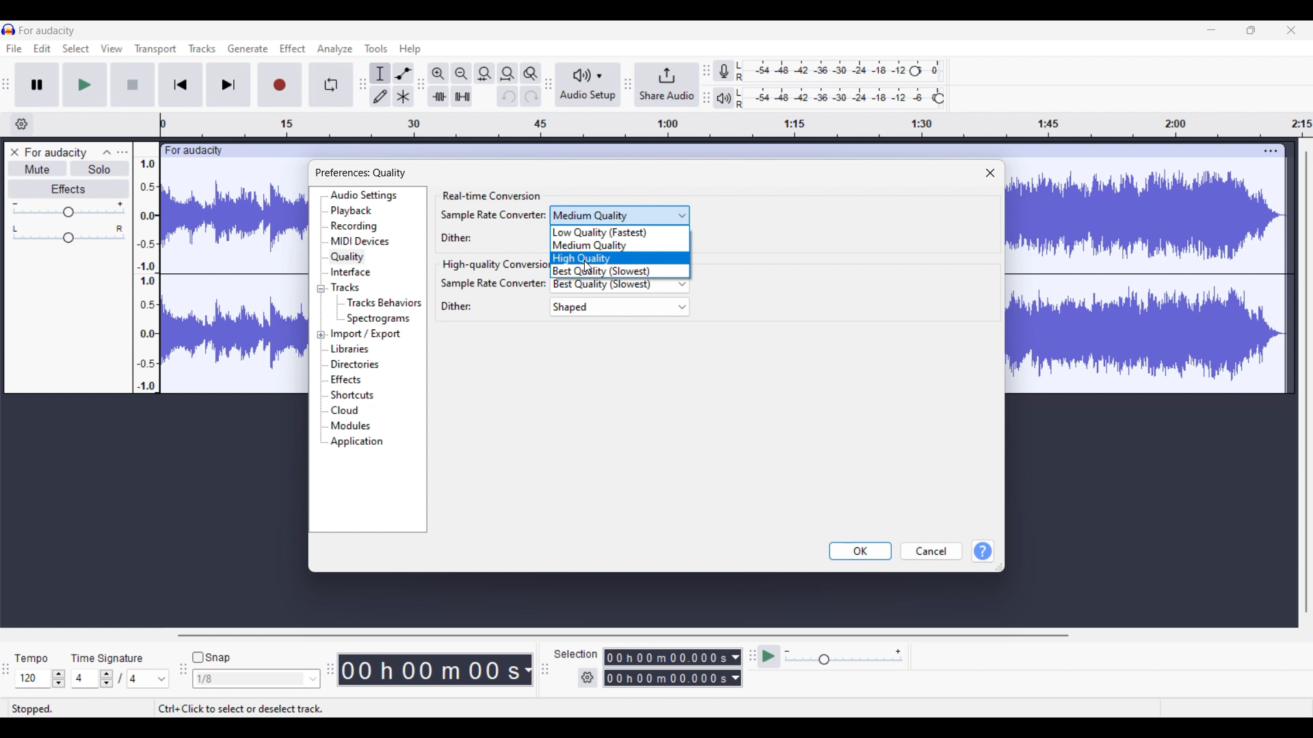 The width and height of the screenshot is (1313, 738). What do you see at coordinates (257, 679) in the screenshot?
I see `Snap options` at bounding box center [257, 679].